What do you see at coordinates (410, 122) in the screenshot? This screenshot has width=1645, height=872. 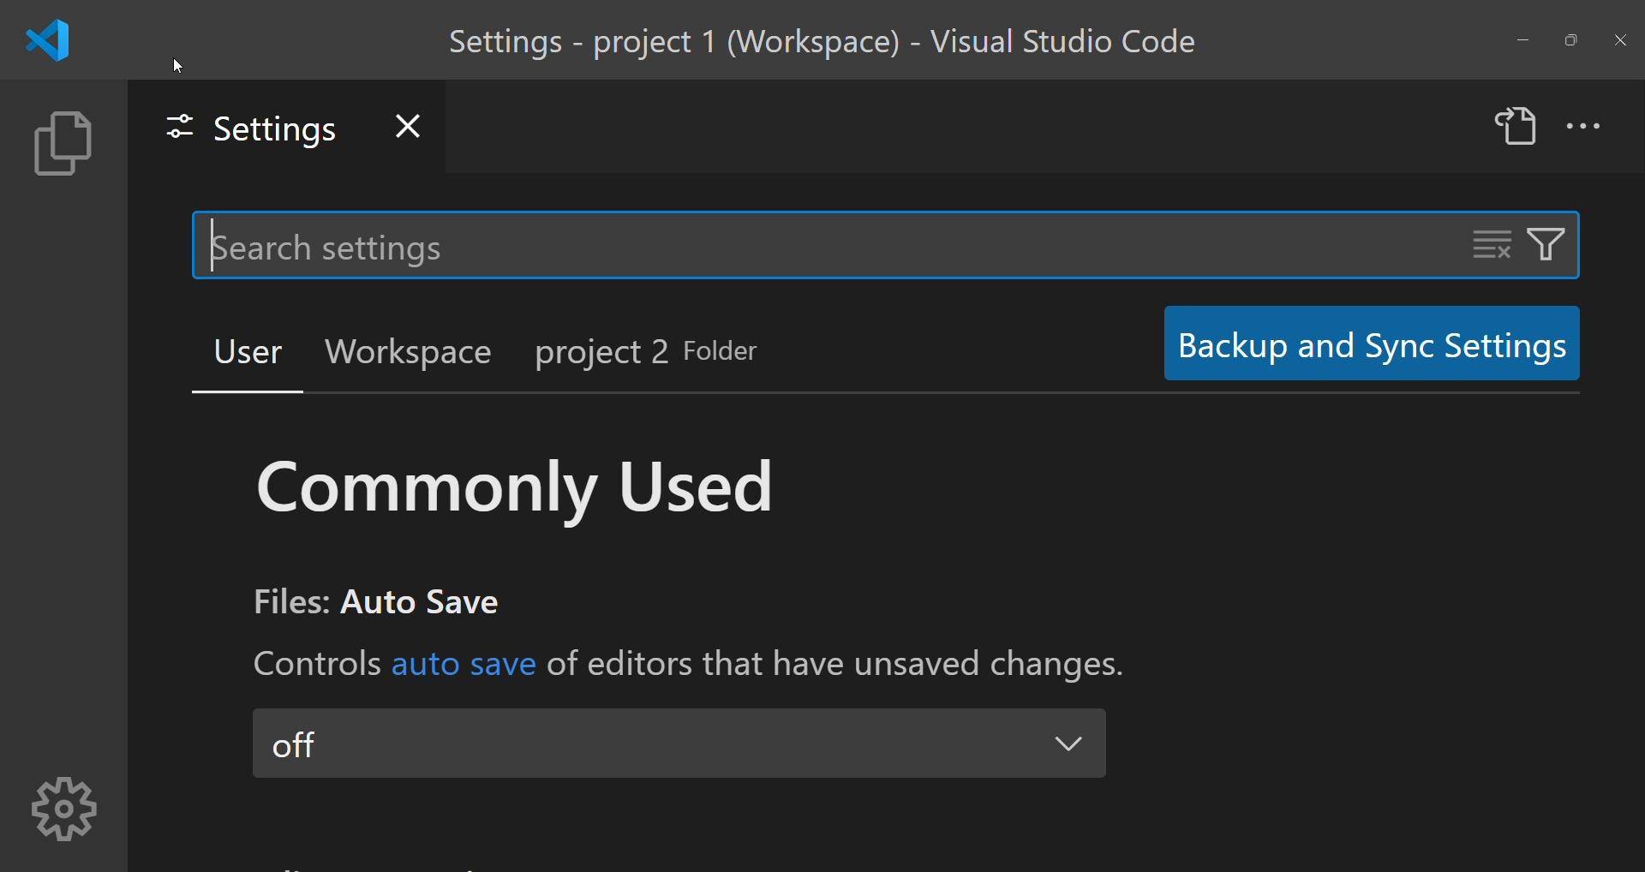 I see `close settings` at bounding box center [410, 122].